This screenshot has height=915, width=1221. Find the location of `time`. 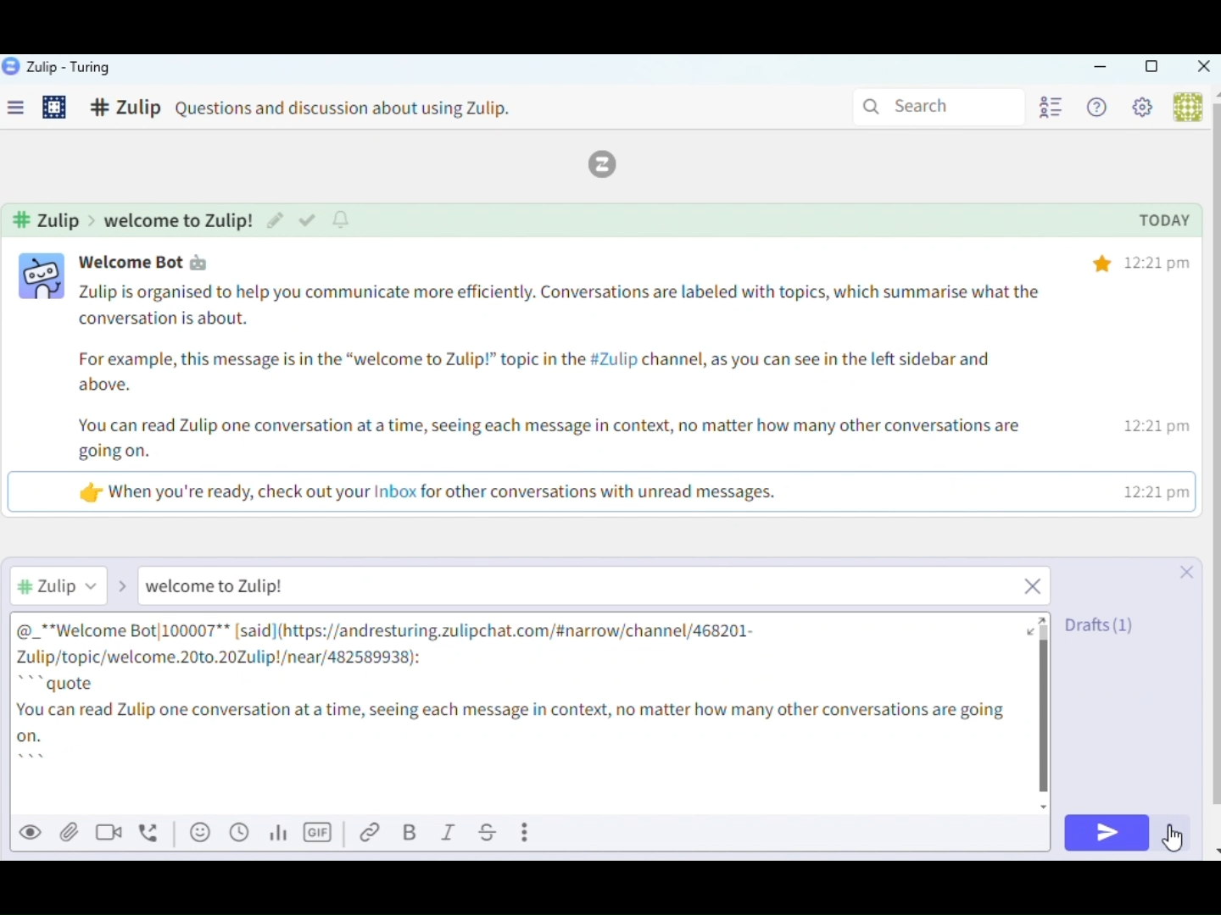

time is located at coordinates (1160, 378).